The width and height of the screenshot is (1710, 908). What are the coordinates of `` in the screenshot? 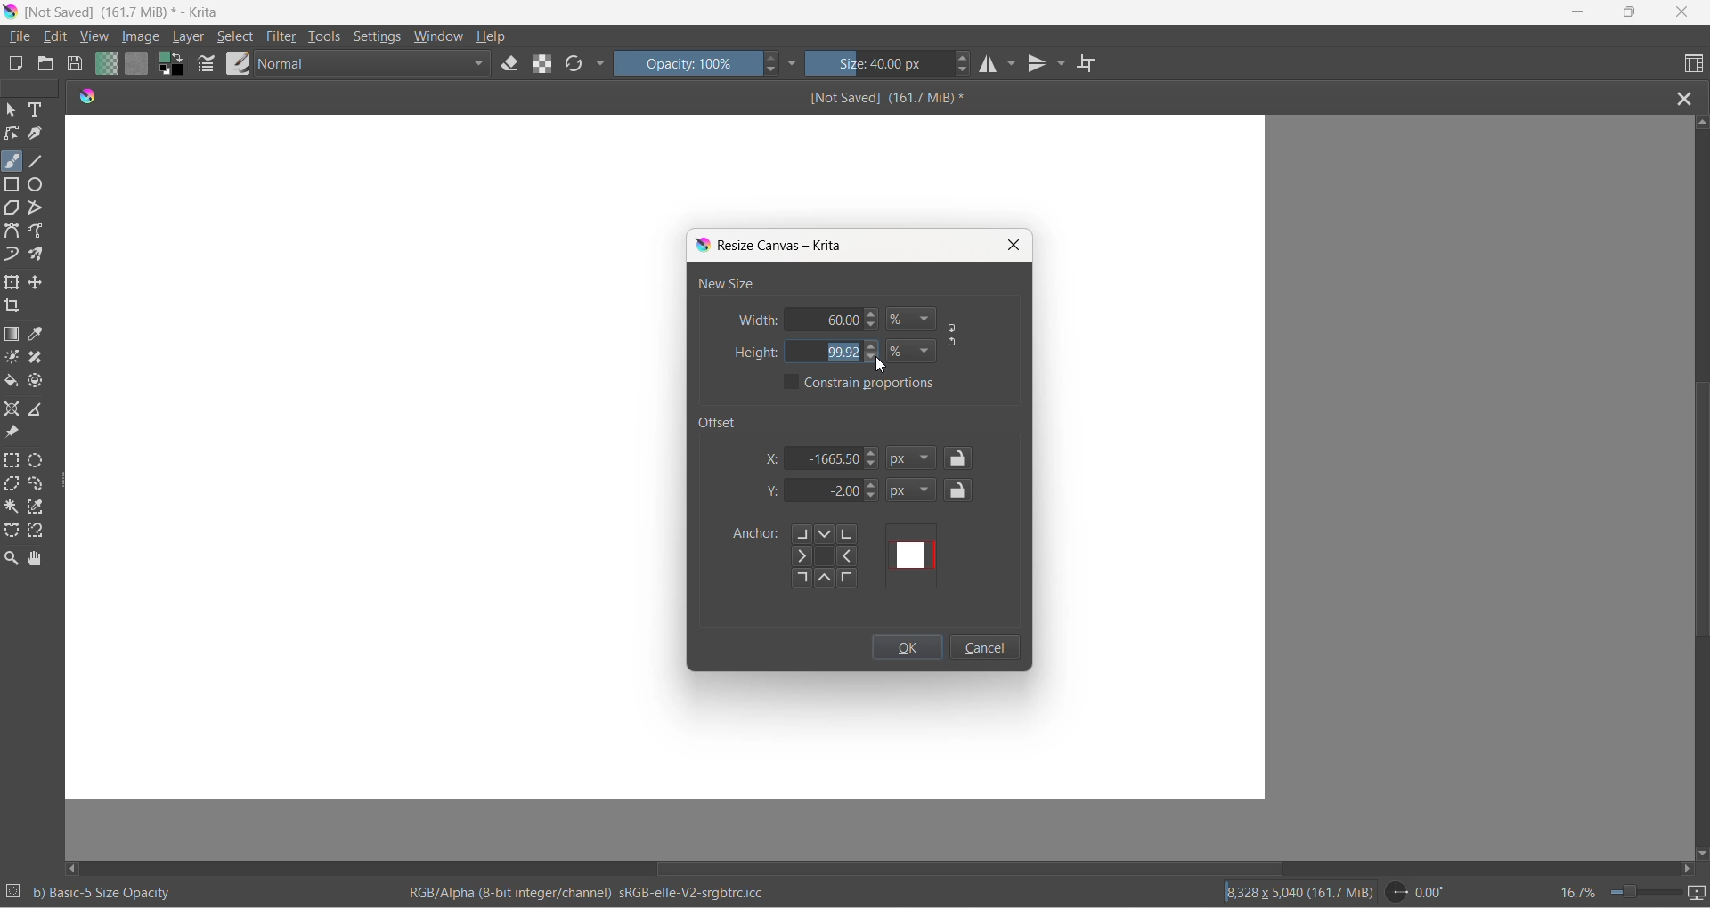 It's located at (872, 452).